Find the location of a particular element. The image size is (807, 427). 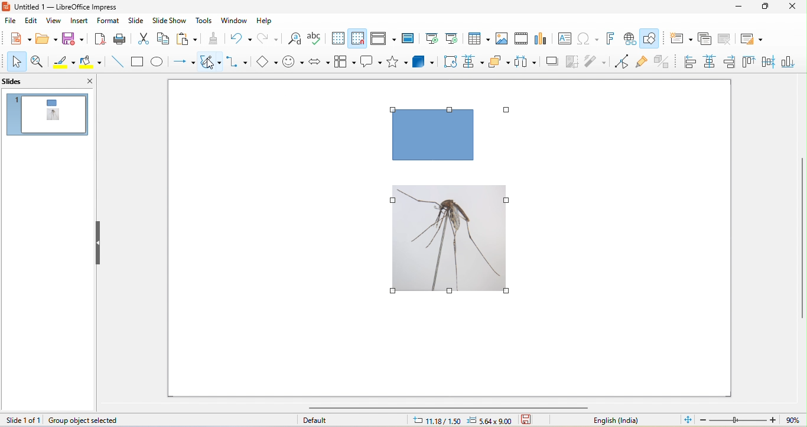

toggle extrusion is located at coordinates (666, 62).